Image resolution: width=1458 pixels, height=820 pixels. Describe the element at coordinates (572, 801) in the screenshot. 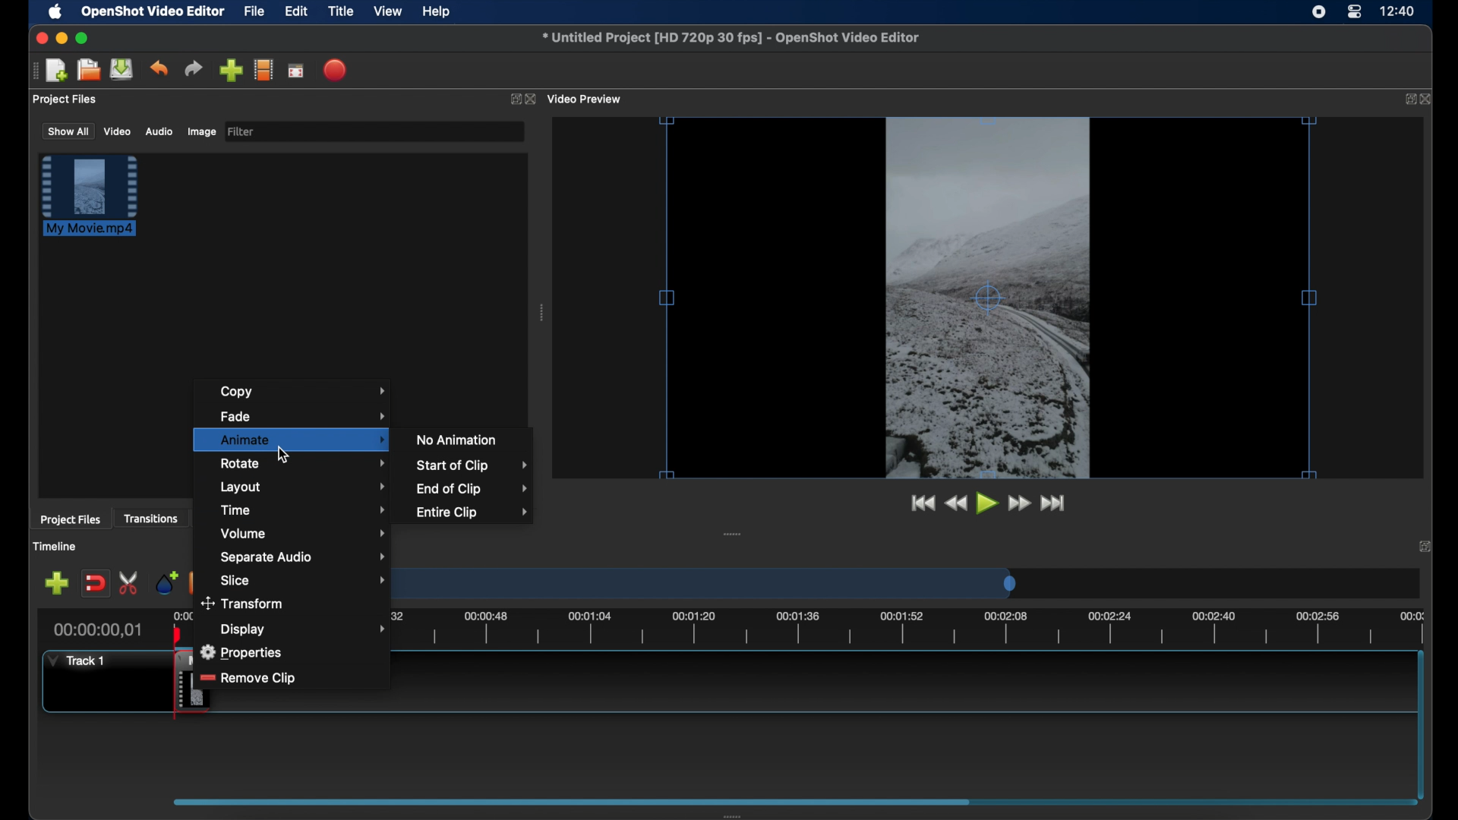

I see `scroll box` at that location.